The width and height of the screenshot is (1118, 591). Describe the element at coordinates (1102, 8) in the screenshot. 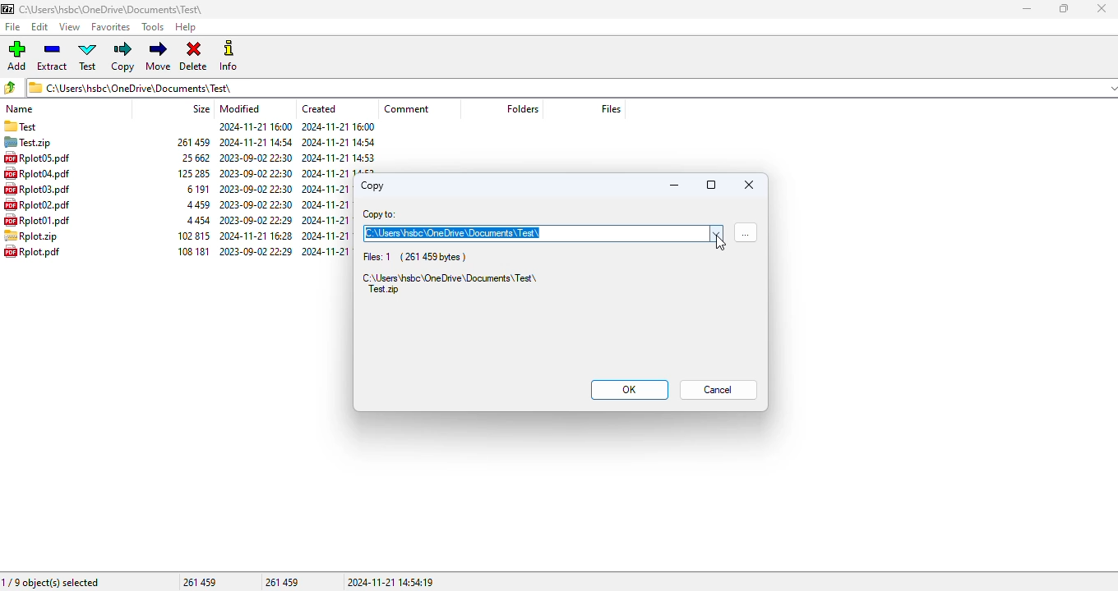

I see `close` at that location.